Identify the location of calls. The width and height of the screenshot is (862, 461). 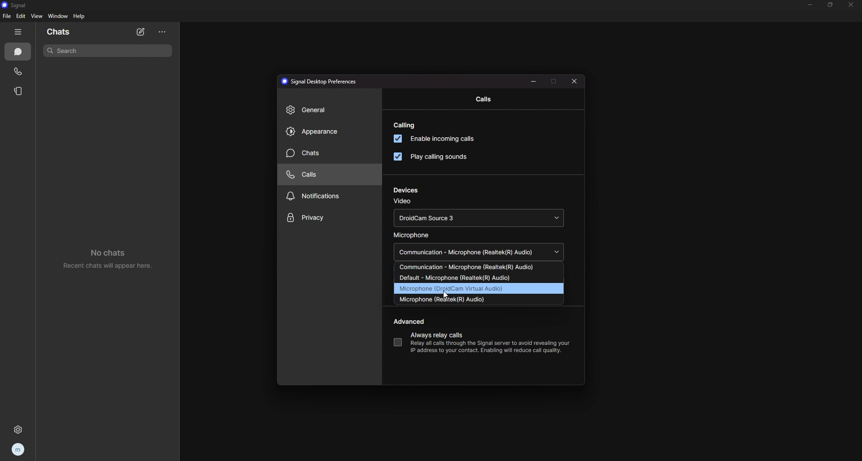
(481, 99).